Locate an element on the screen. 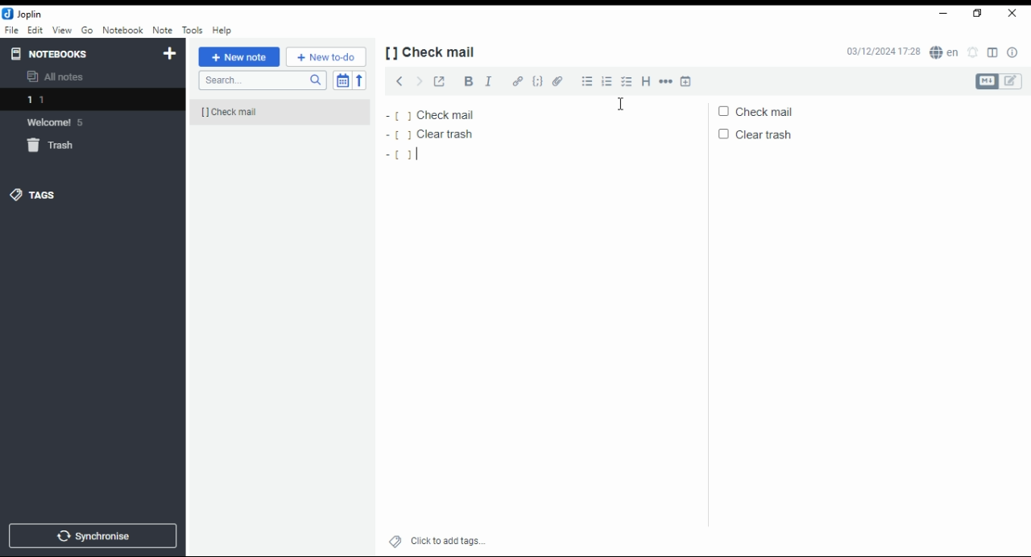 This screenshot has width=1031, height=557. horizontal rule is located at coordinates (666, 81).